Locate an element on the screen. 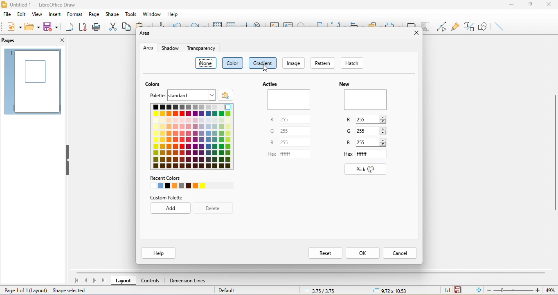  recent colors is located at coordinates (184, 183).